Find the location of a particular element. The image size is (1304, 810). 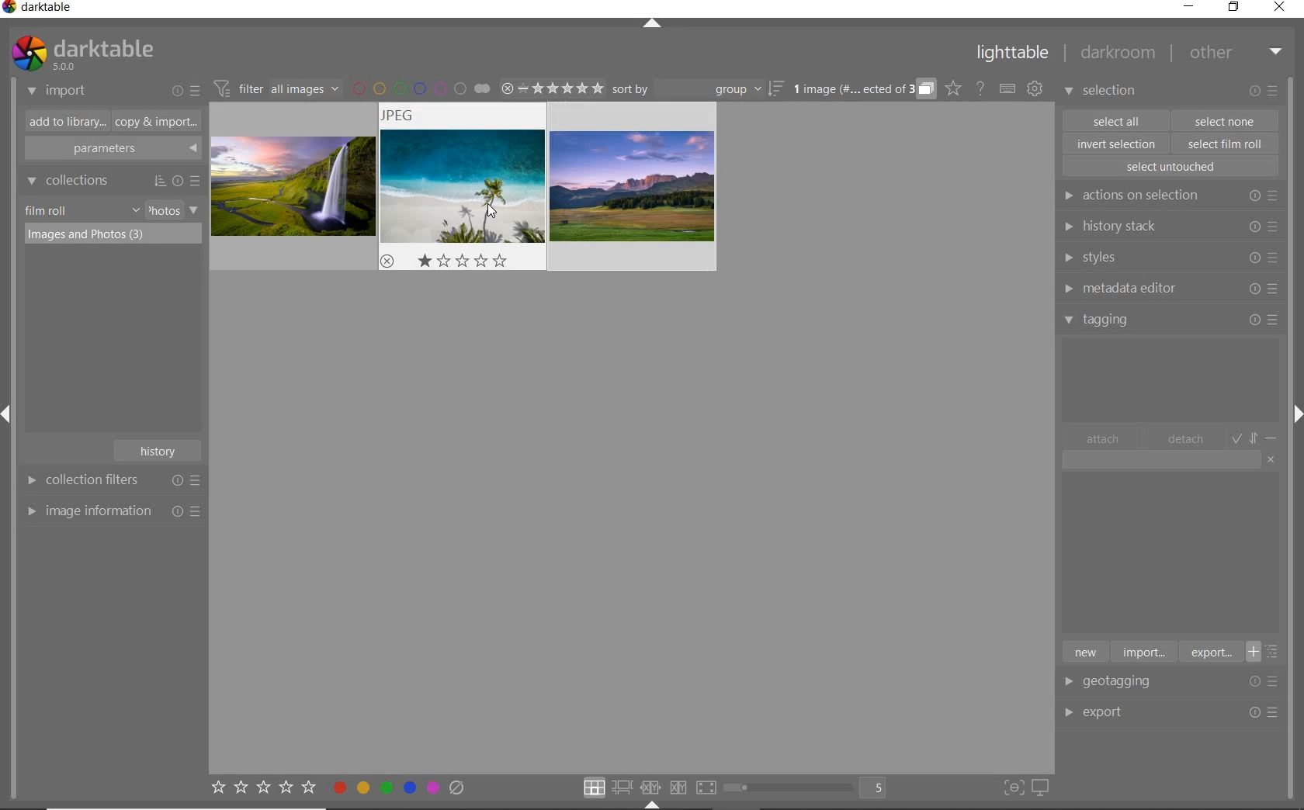

Expand/Collapse is located at coordinates (651, 805).